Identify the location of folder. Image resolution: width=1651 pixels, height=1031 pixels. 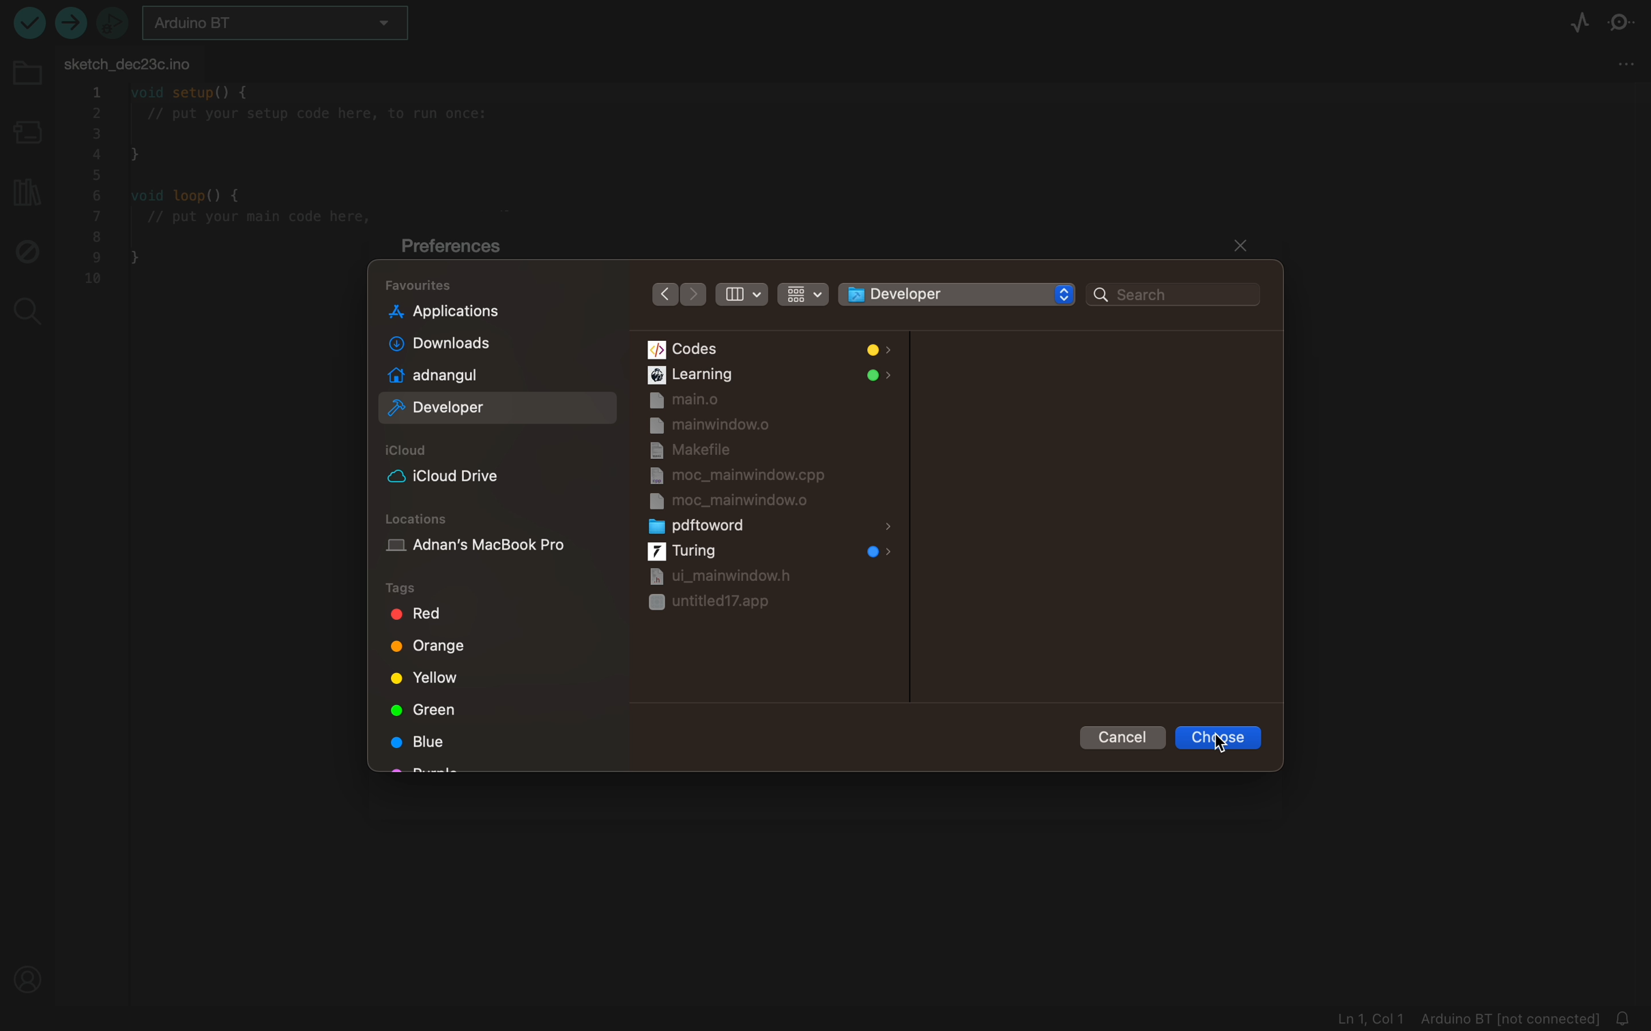
(27, 76).